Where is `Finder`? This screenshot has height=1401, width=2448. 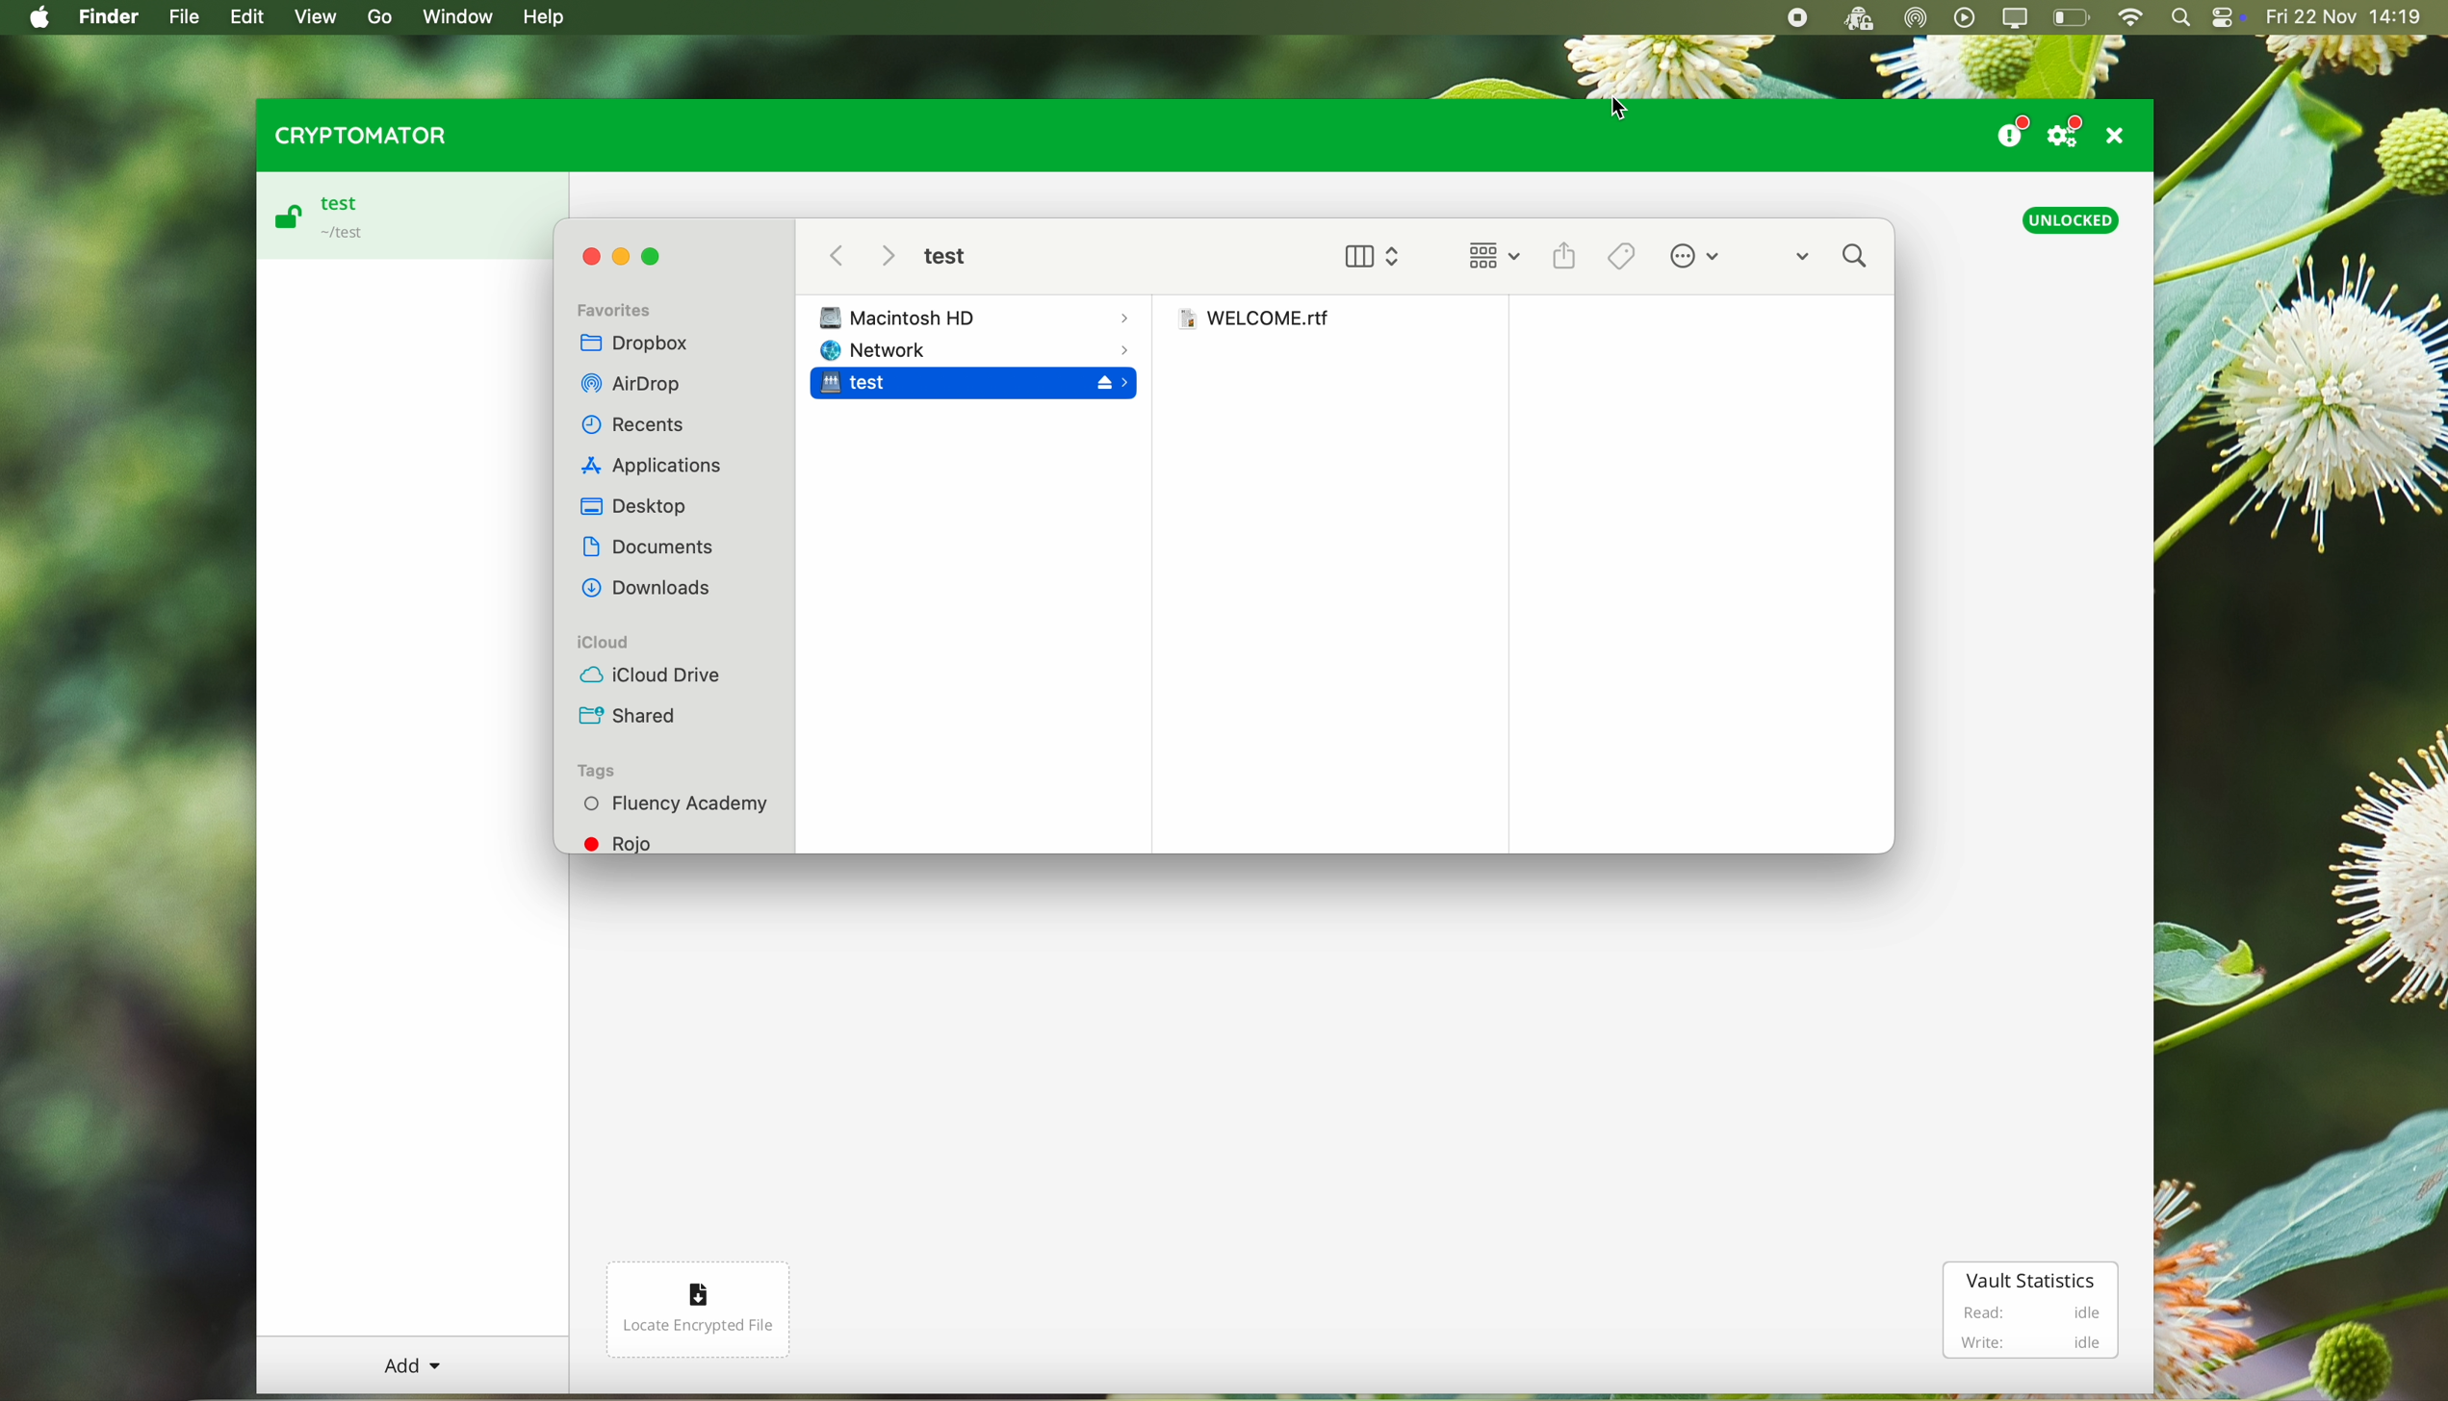
Finder is located at coordinates (112, 18).